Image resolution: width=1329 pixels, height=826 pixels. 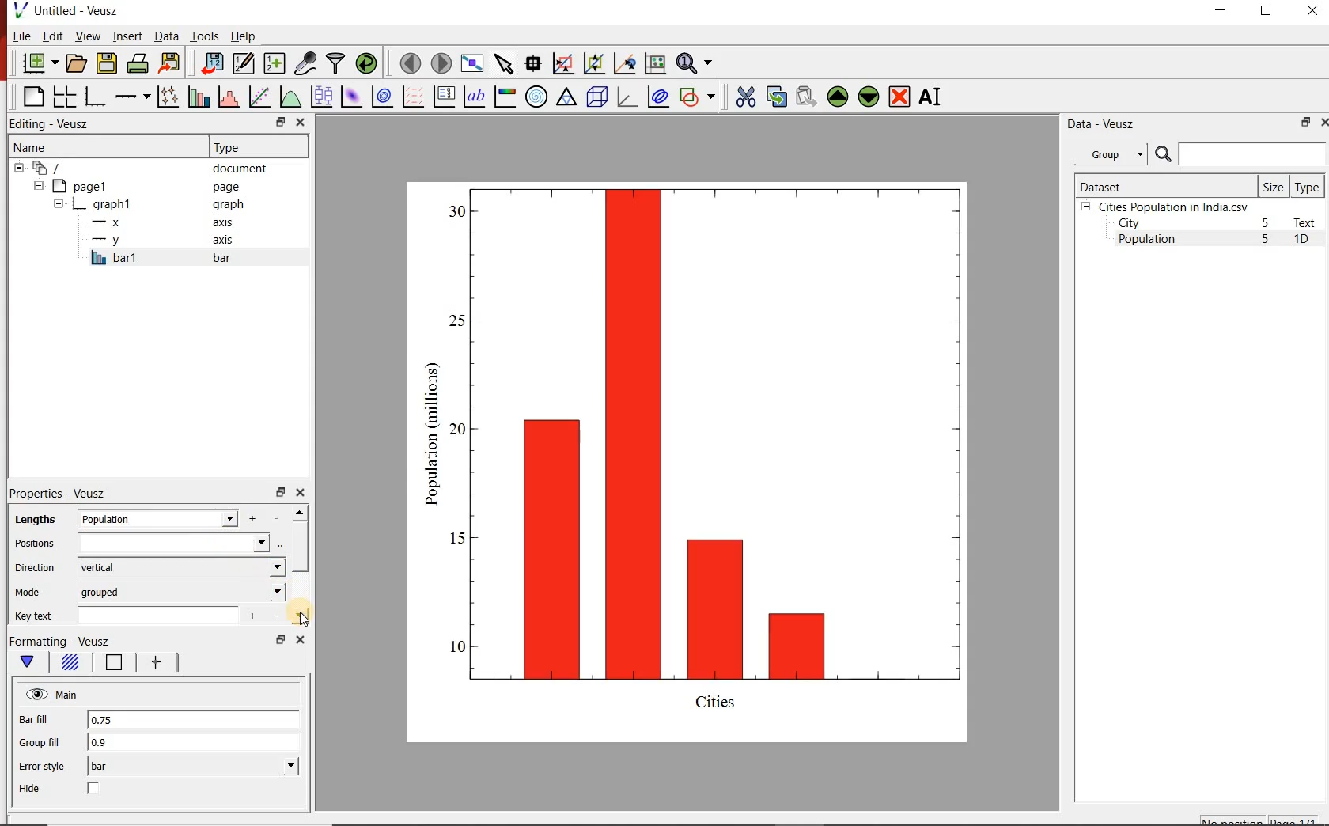 What do you see at coordinates (93, 97) in the screenshot?
I see `base graph` at bounding box center [93, 97].